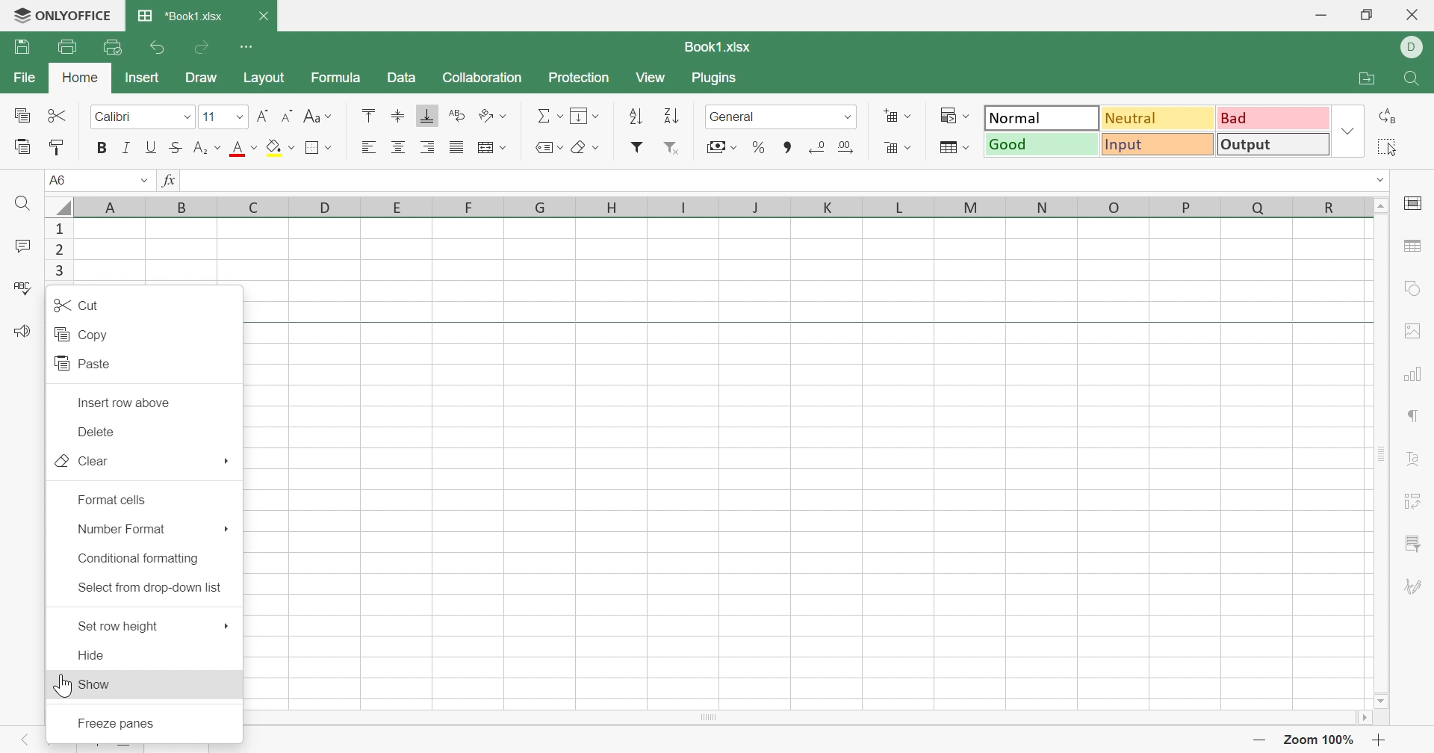 The height and width of the screenshot is (753, 1434). What do you see at coordinates (126, 740) in the screenshot?
I see `` at bounding box center [126, 740].